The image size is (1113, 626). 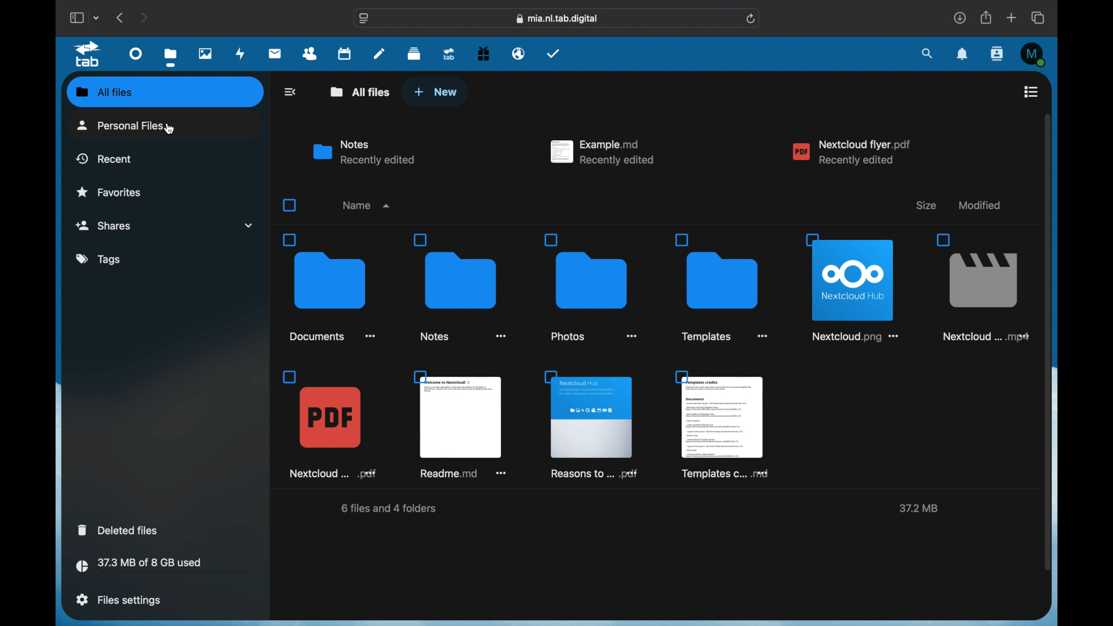 I want to click on web address, so click(x=558, y=19).